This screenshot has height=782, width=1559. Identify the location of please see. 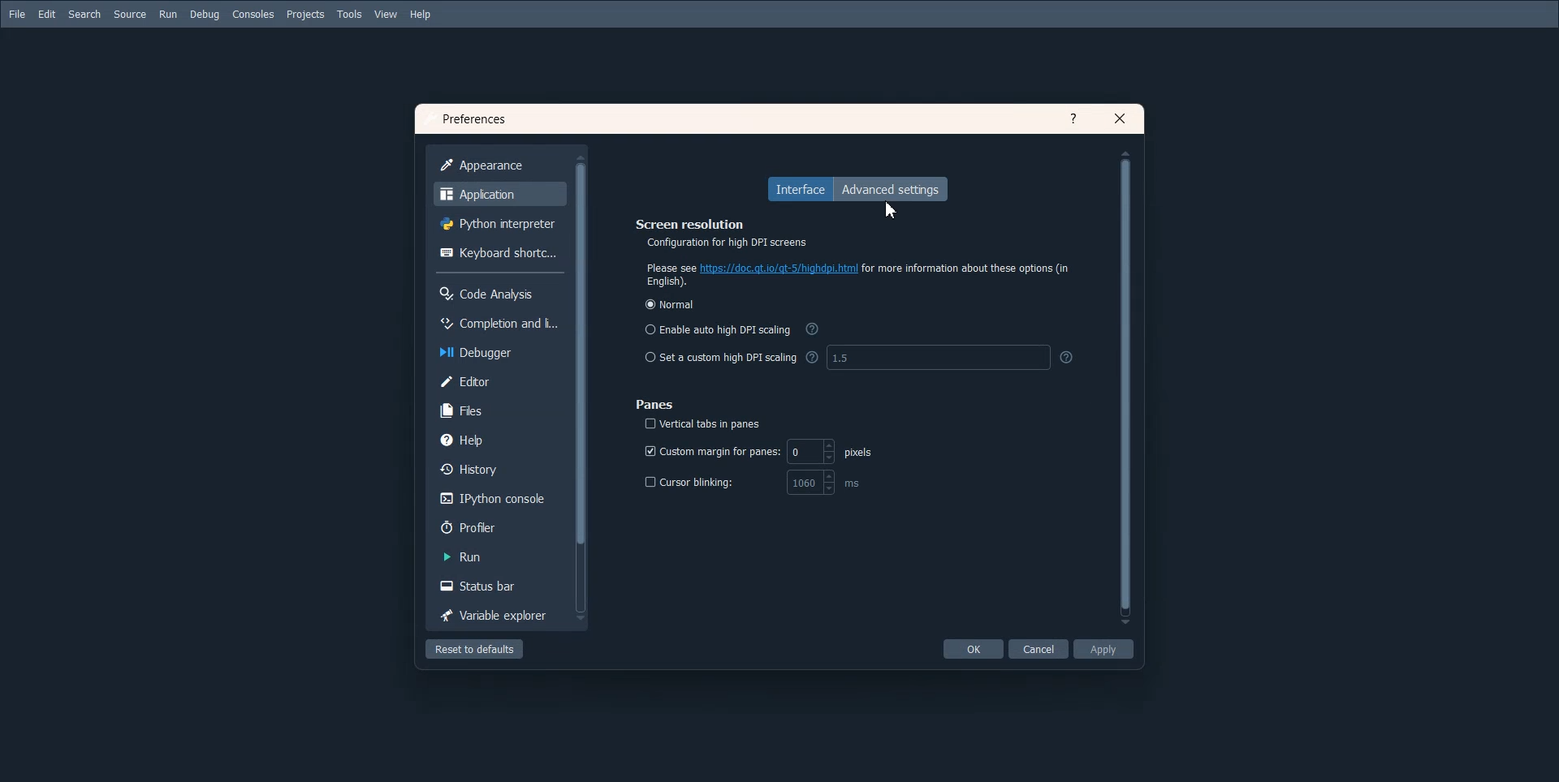
(668, 267).